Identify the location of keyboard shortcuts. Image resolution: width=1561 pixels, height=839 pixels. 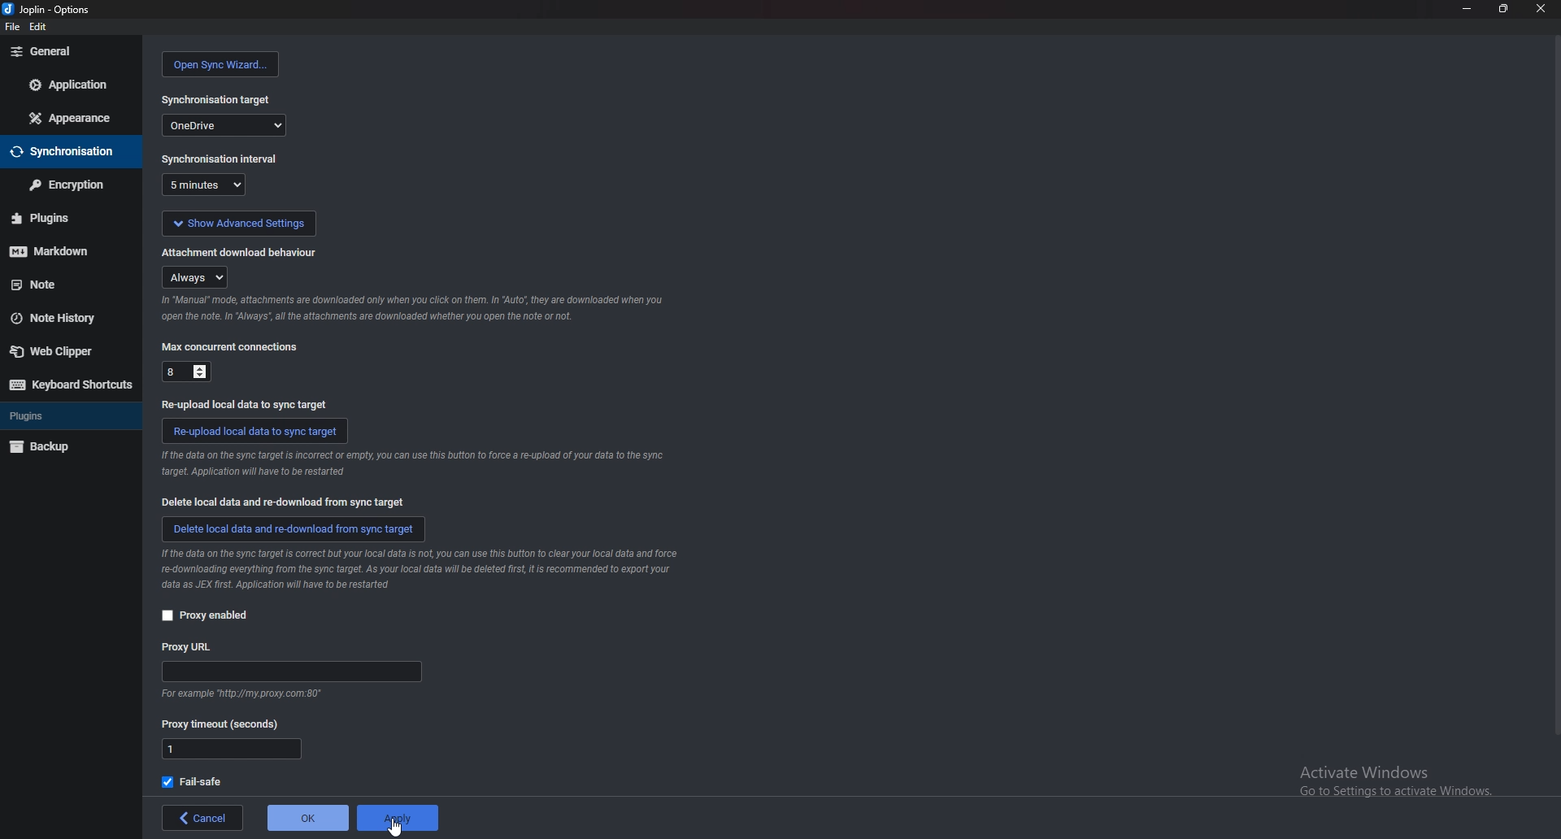
(69, 385).